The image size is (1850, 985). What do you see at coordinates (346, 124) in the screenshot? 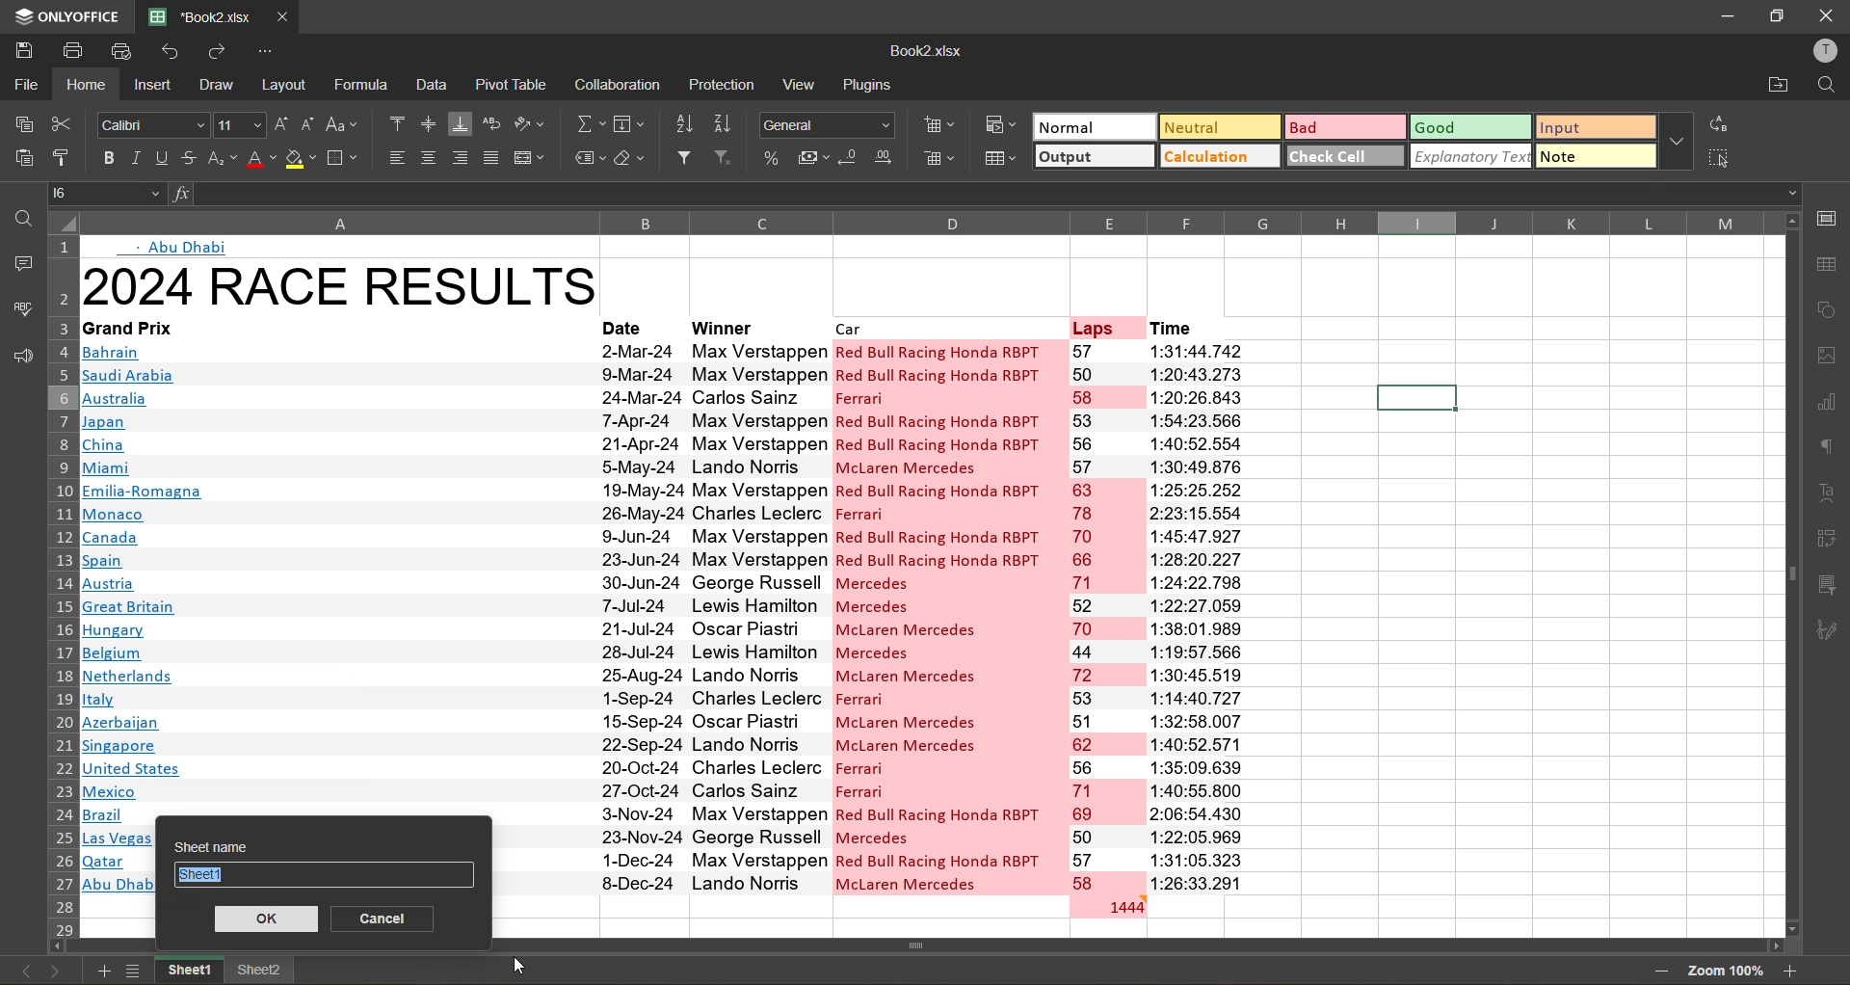
I see `change case` at bounding box center [346, 124].